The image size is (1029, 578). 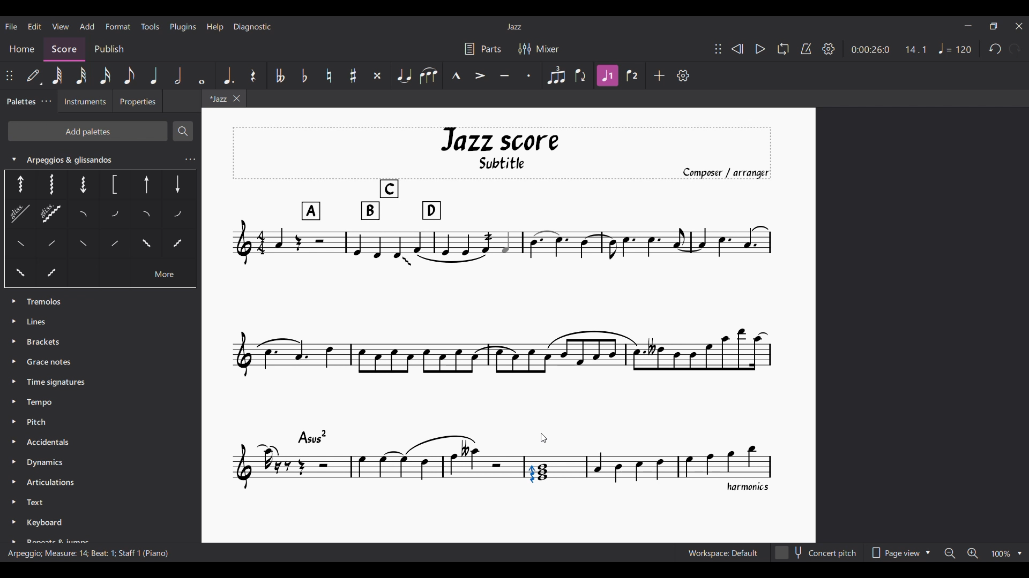 I want to click on Properties, so click(x=141, y=102).